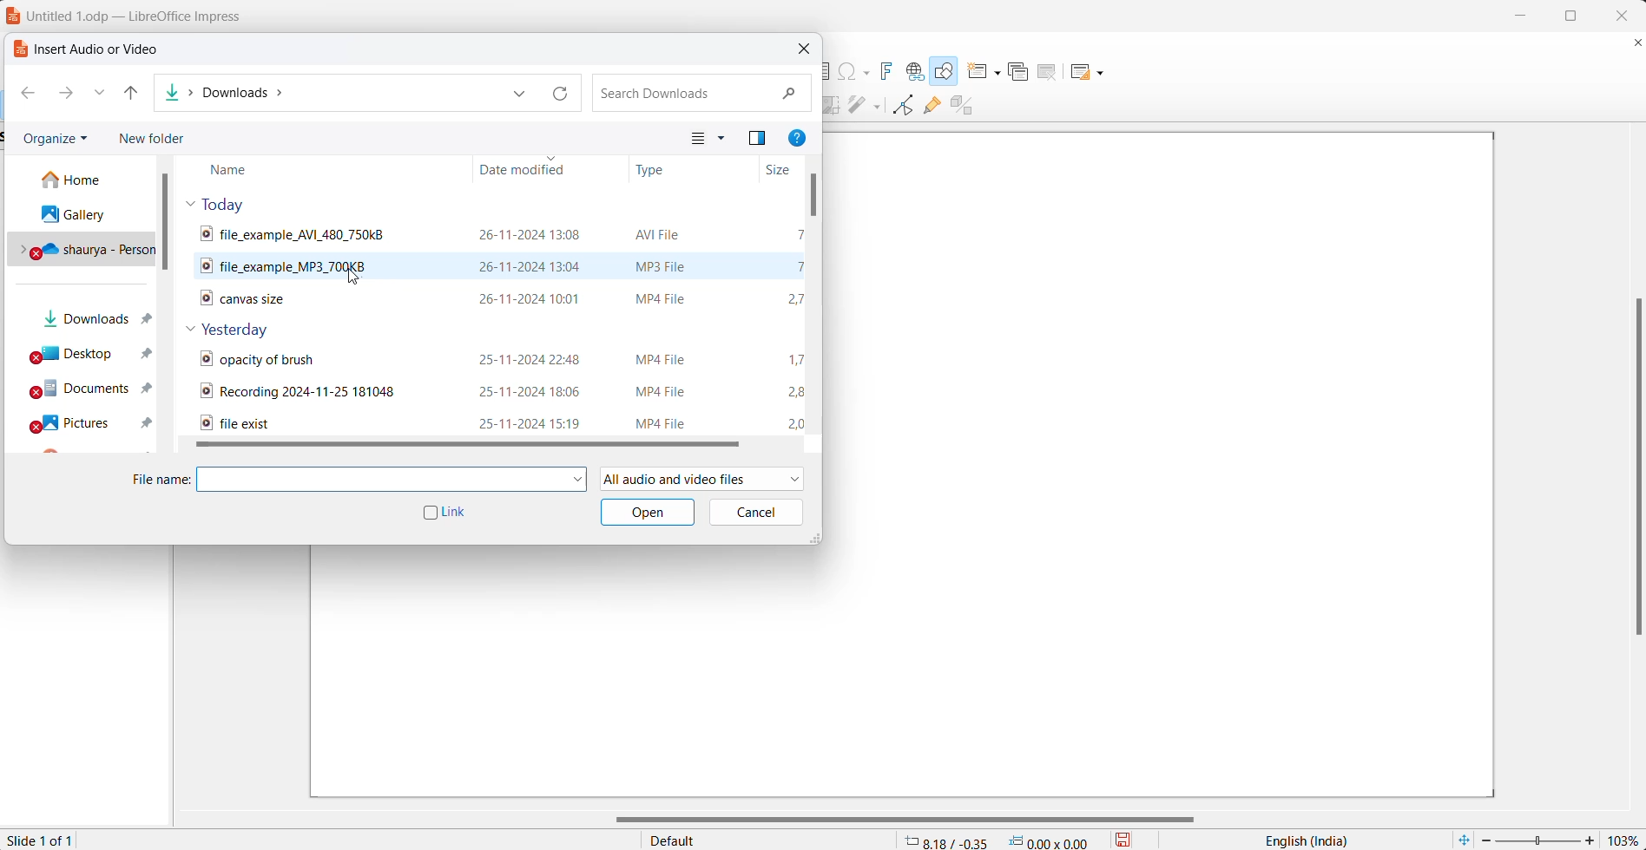 The height and width of the screenshot is (850, 1646). What do you see at coordinates (1077, 72) in the screenshot?
I see `slide layout` at bounding box center [1077, 72].